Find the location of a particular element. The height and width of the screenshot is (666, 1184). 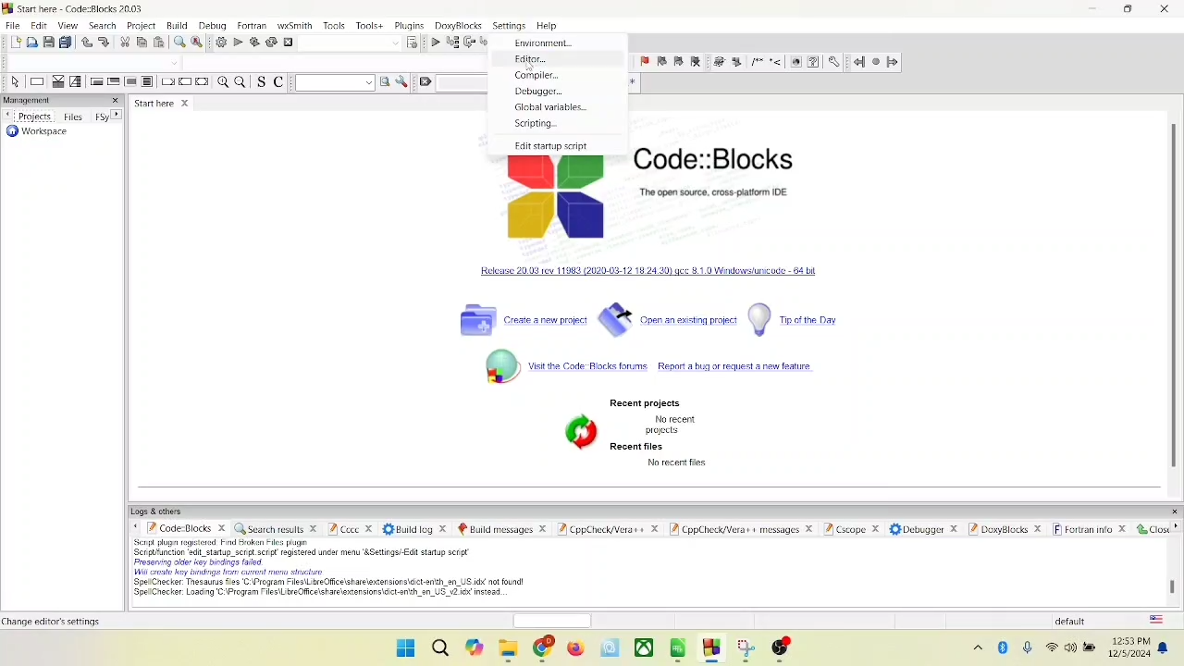

settings is located at coordinates (401, 81).